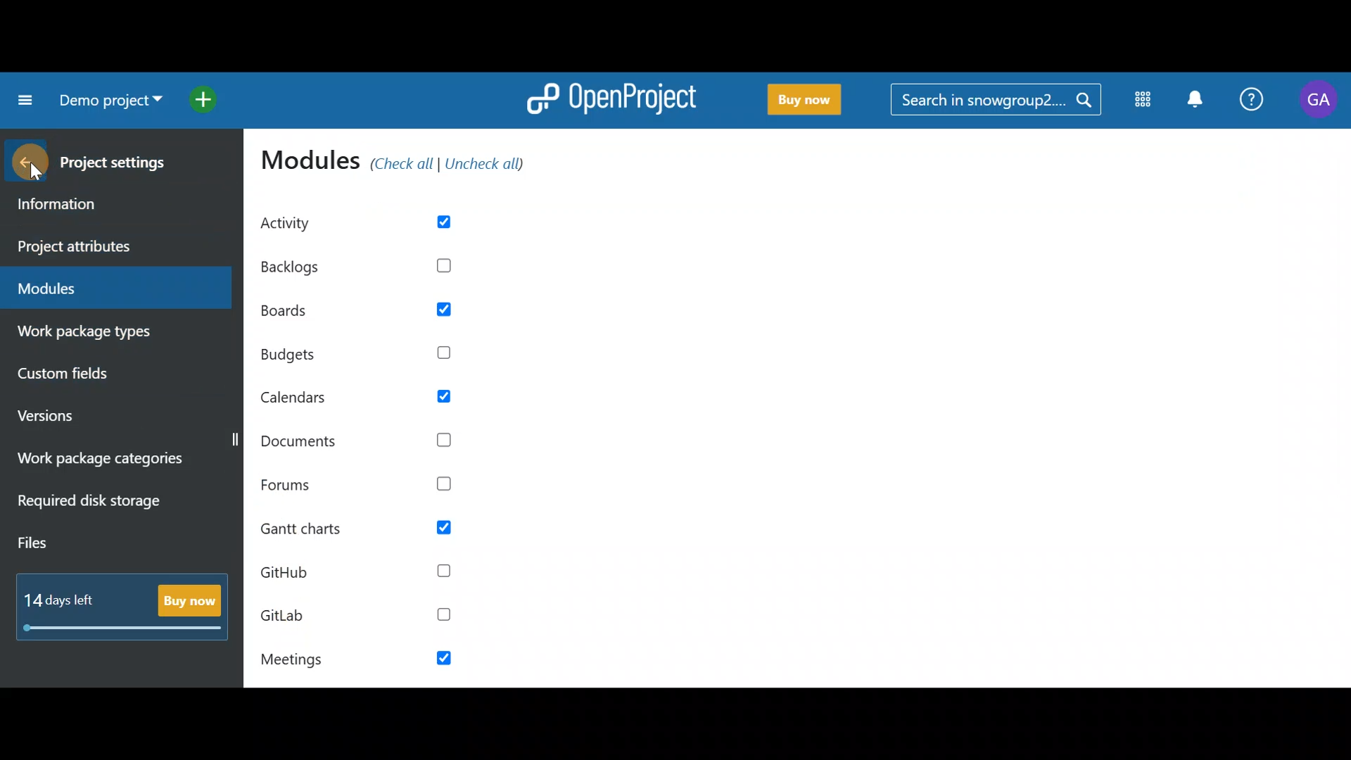 This screenshot has width=1351, height=760. What do you see at coordinates (73, 545) in the screenshot?
I see `Files` at bounding box center [73, 545].